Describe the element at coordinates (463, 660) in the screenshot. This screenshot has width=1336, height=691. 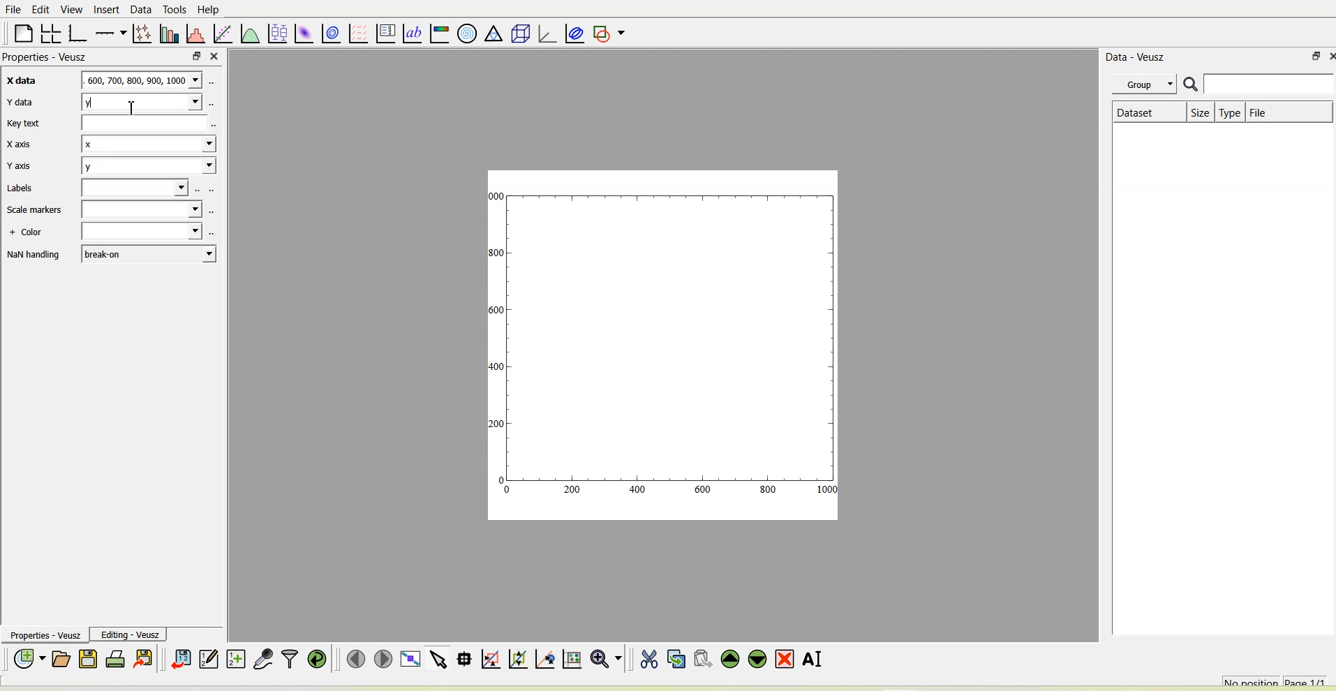
I see `Read data points on the graph` at that location.